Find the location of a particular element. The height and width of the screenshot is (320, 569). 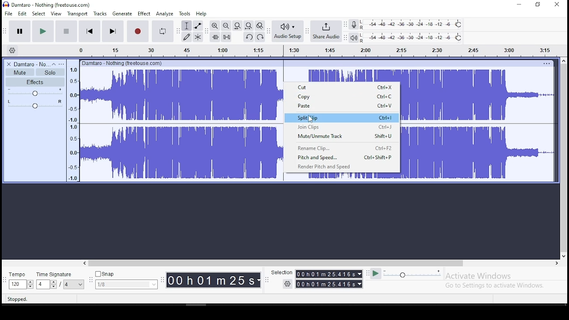

delete track is located at coordinates (9, 64).